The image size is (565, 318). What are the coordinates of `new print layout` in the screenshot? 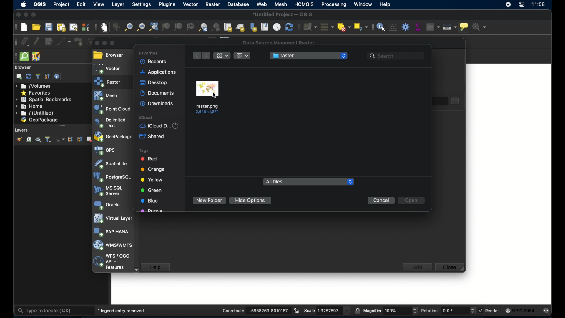 It's located at (62, 27).